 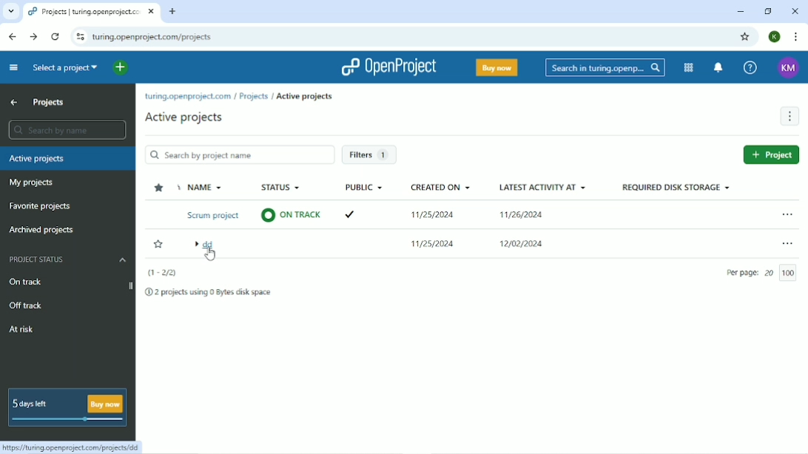 I want to click on turing.openproject.com, so click(x=187, y=97).